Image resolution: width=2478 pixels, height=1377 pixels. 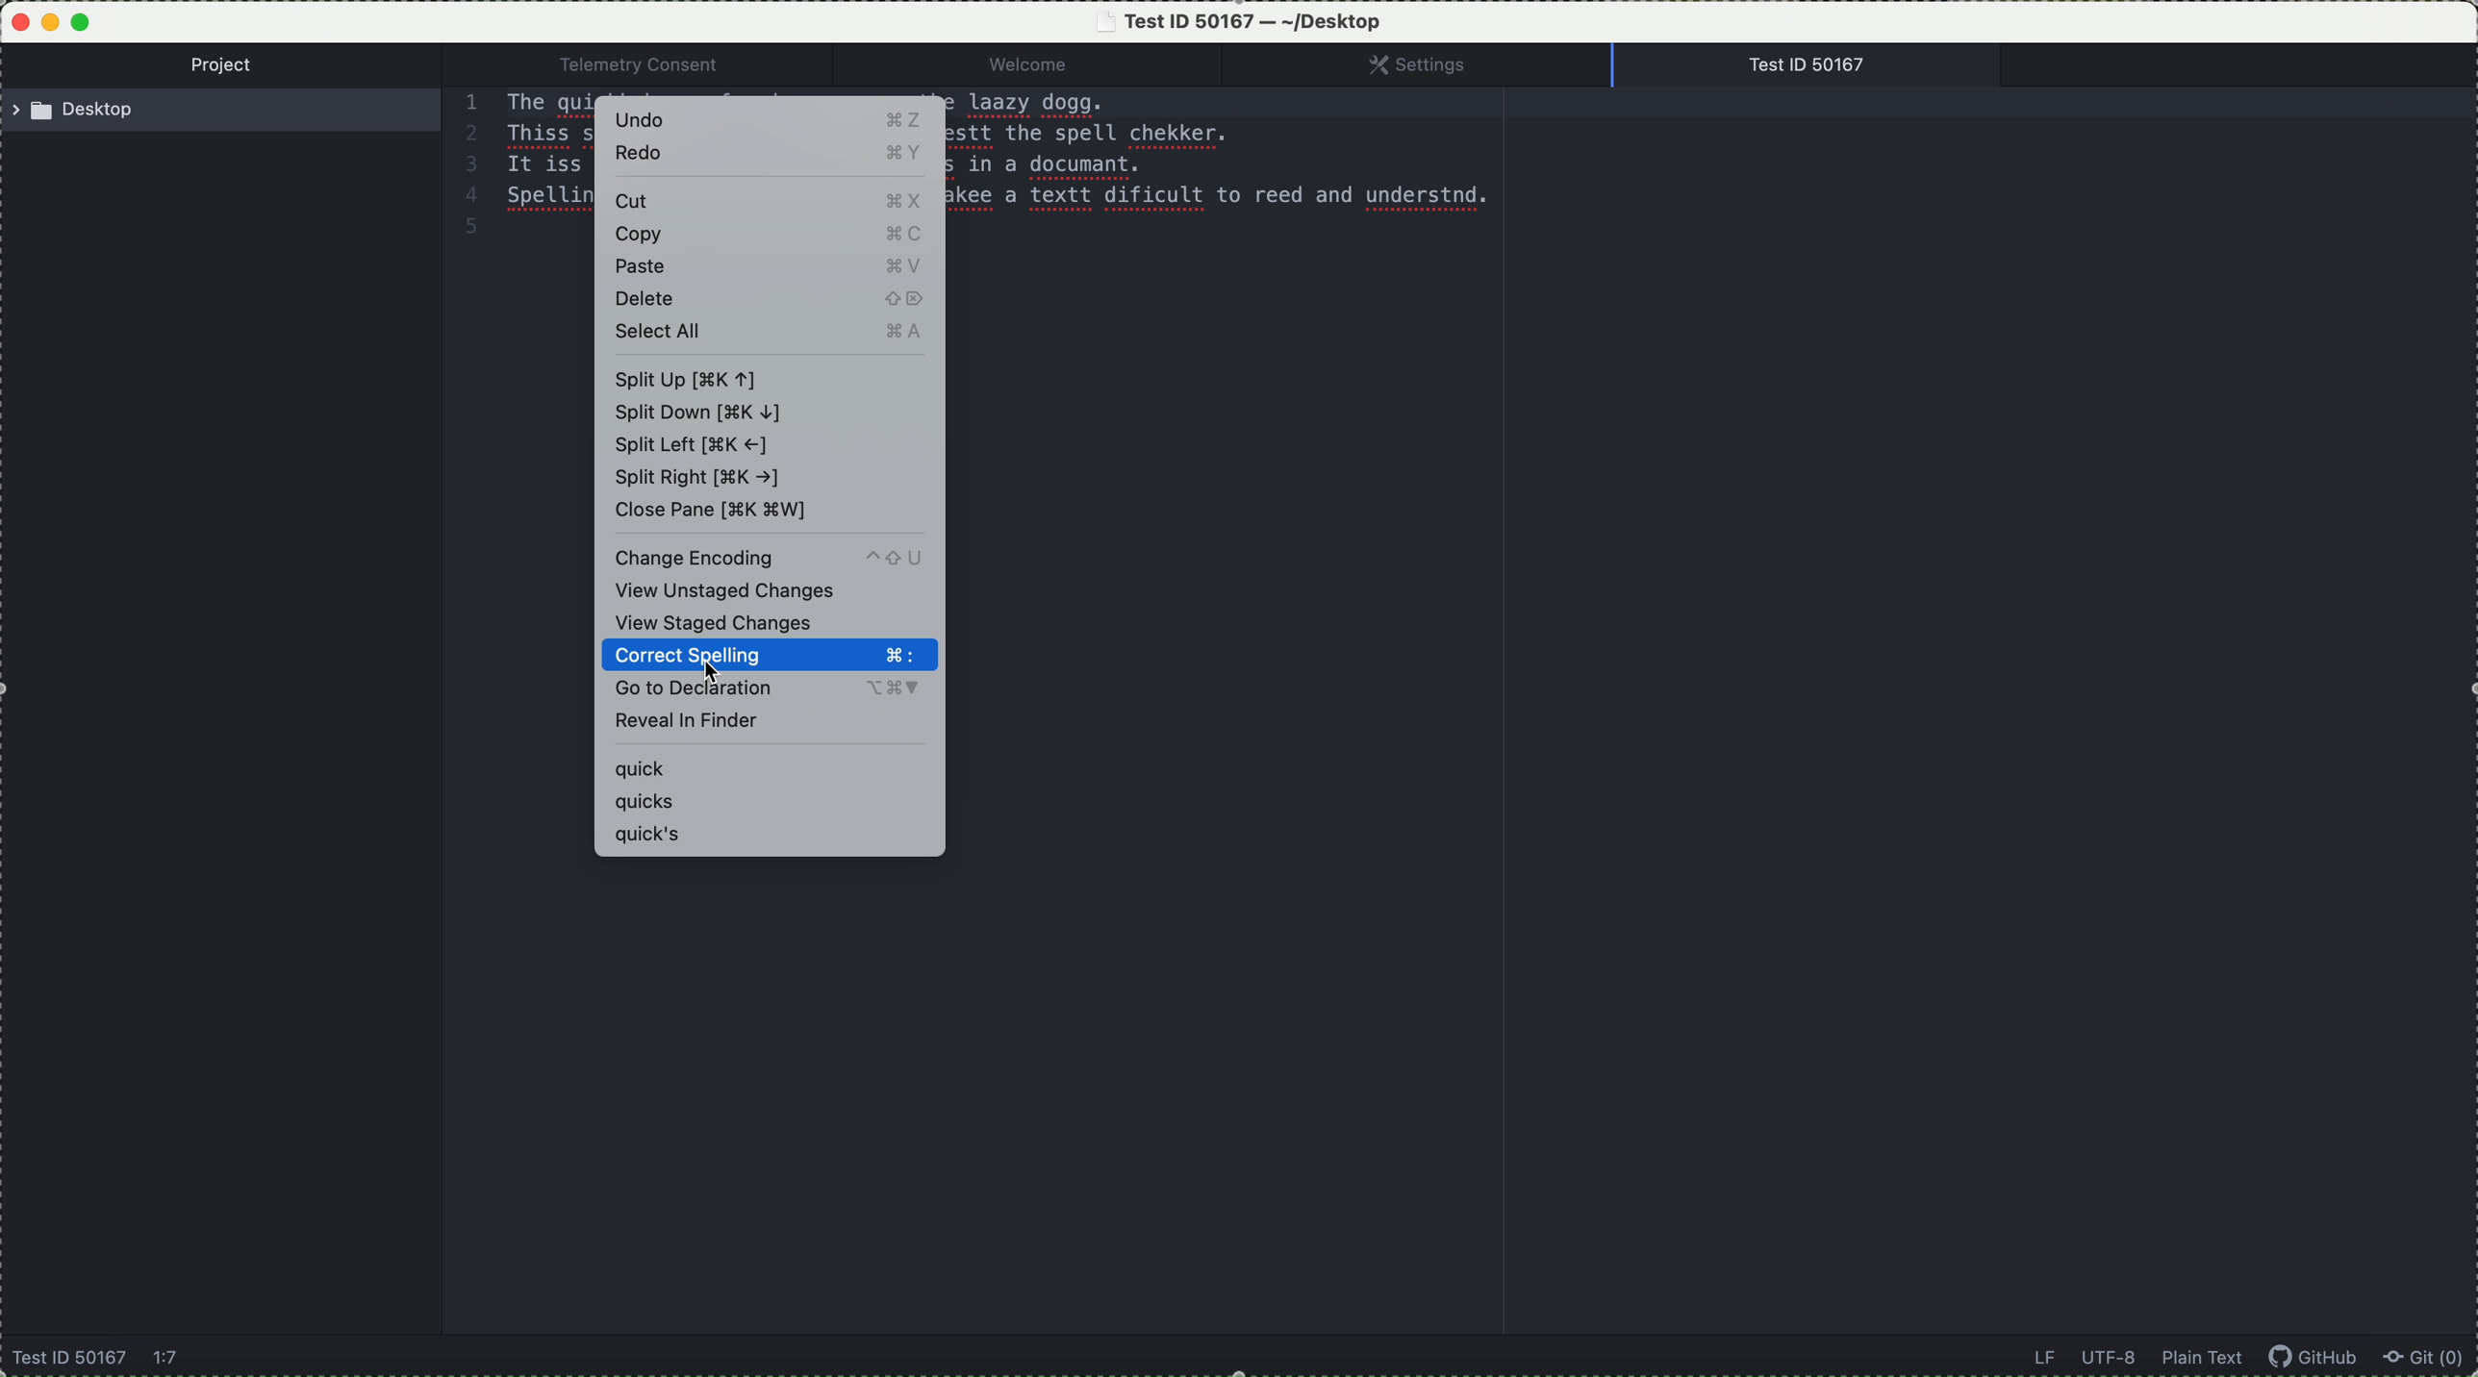 I want to click on go to declaration, so click(x=770, y=689).